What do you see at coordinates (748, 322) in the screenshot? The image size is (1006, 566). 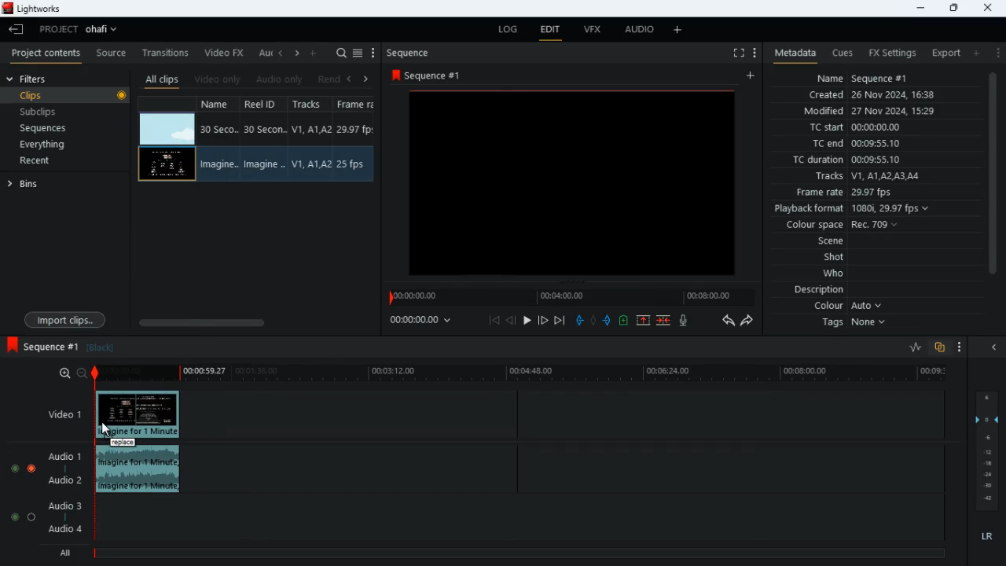 I see `forward` at bounding box center [748, 322].